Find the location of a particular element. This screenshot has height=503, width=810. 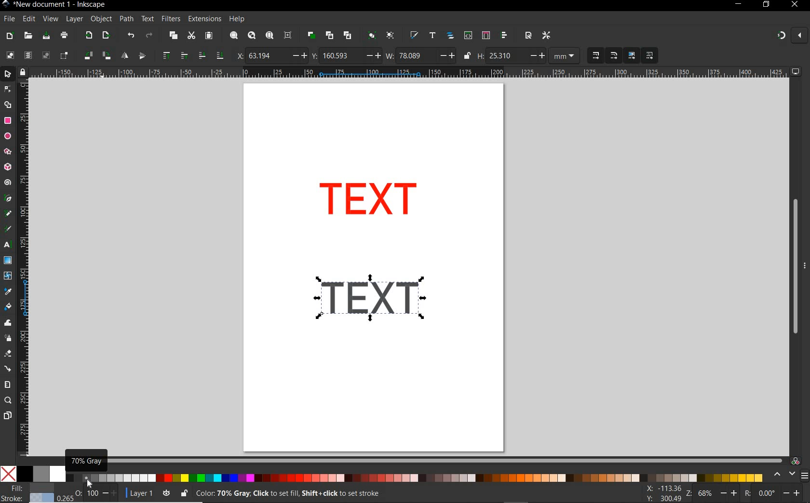

paste is located at coordinates (208, 36).